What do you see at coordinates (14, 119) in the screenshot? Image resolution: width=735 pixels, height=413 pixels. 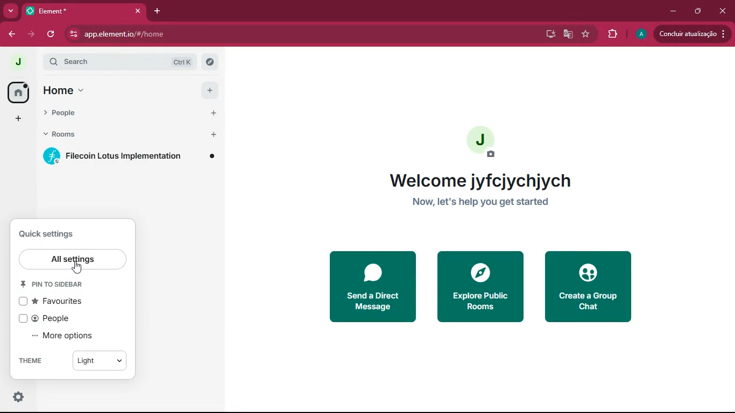 I see `add` at bounding box center [14, 119].